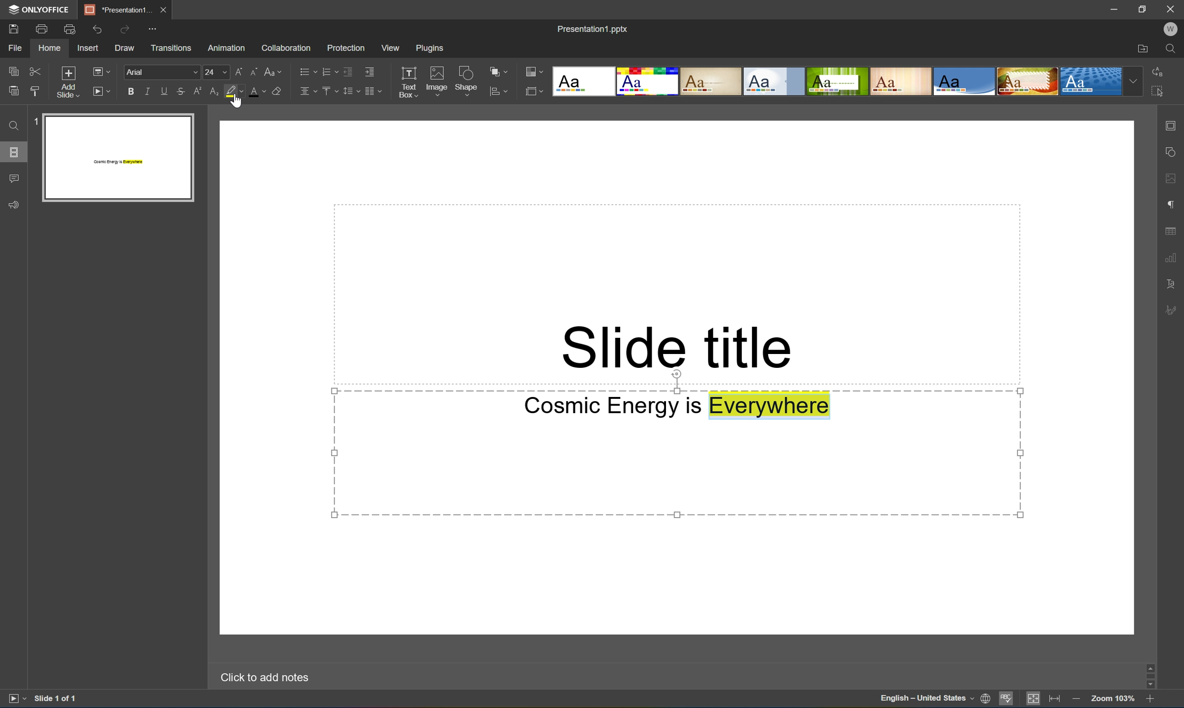  I want to click on Redo, so click(124, 30).